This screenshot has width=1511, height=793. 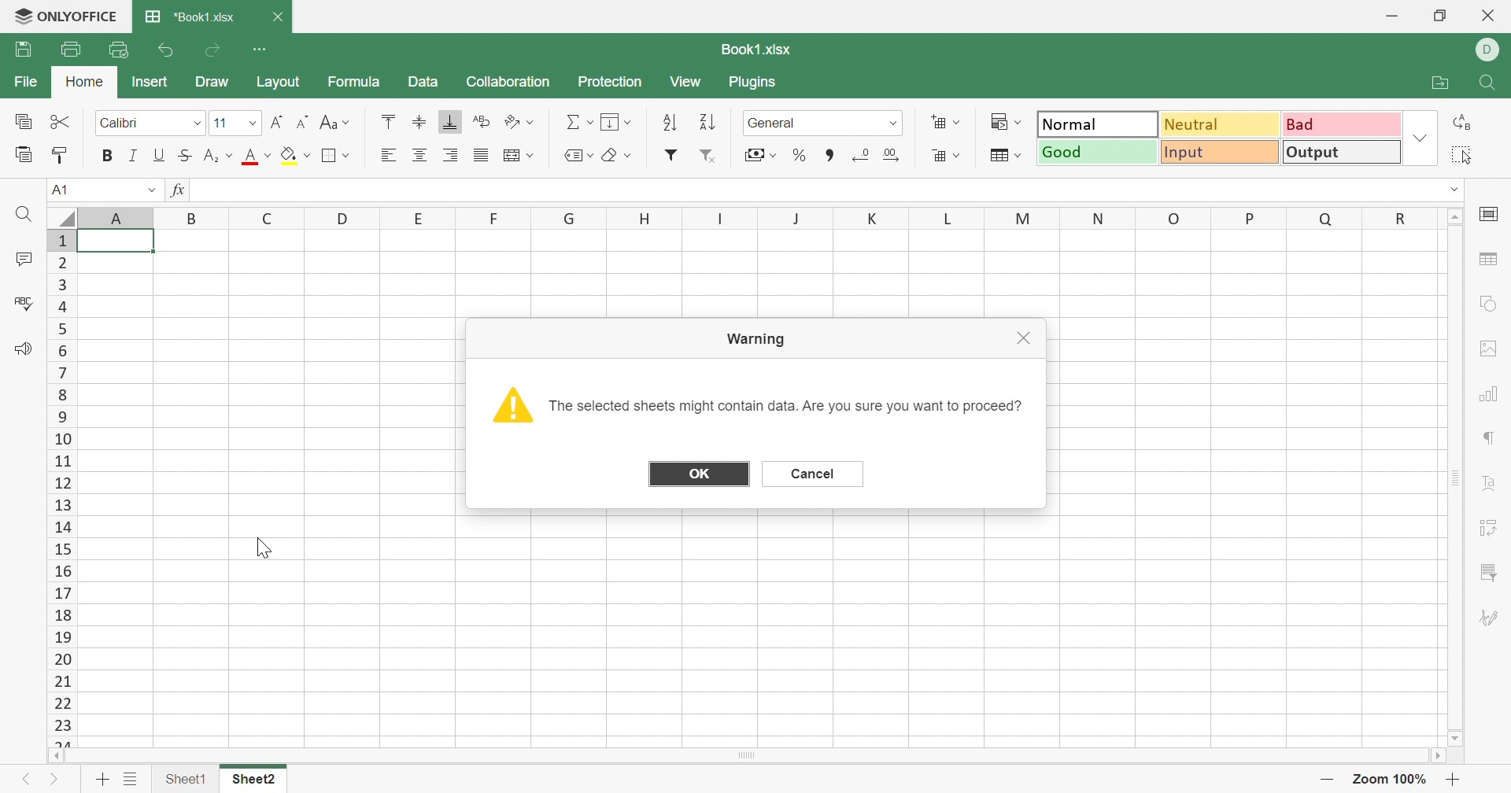 I want to click on Decrease decimal, so click(x=862, y=154).